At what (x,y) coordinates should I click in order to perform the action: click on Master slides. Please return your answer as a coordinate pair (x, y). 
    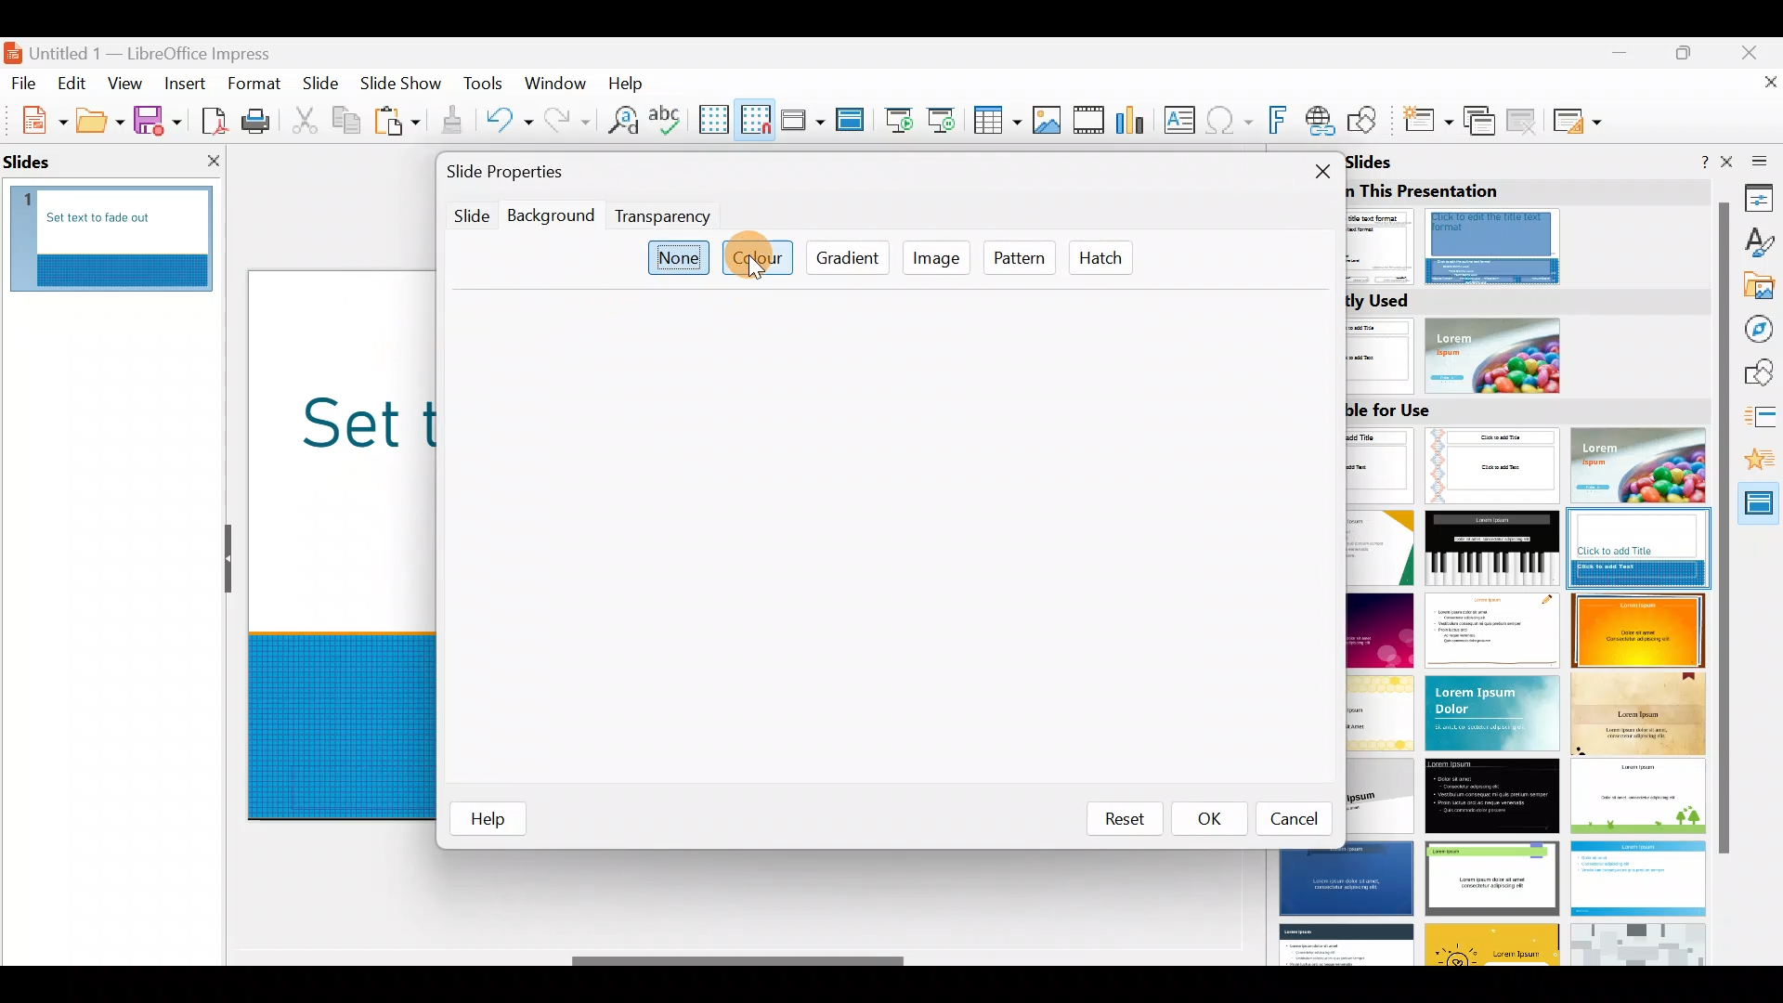
    Looking at the image, I should click on (1761, 510).